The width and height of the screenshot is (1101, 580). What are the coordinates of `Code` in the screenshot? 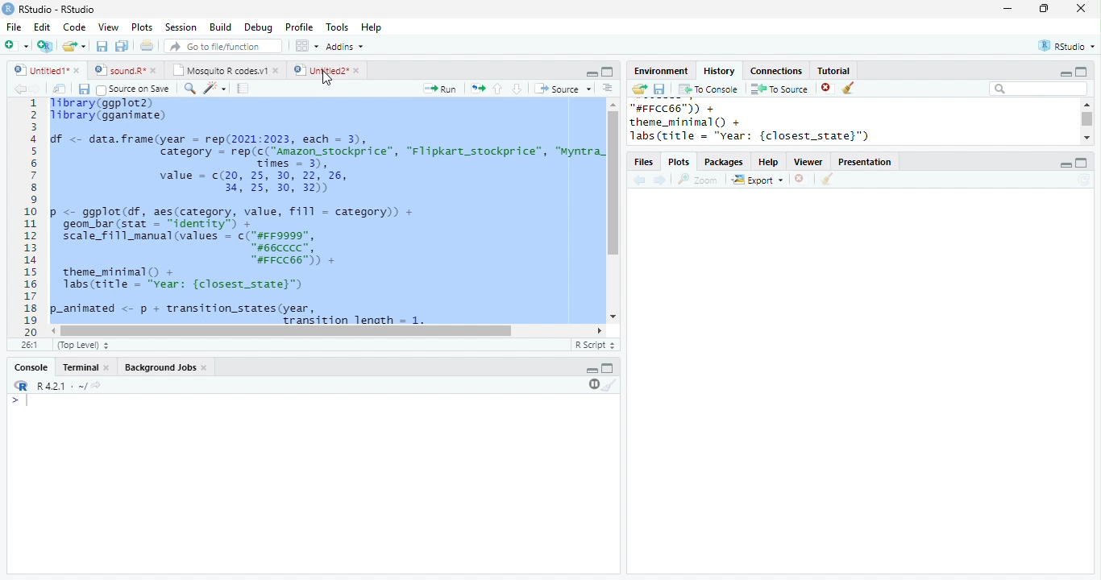 It's located at (75, 27).